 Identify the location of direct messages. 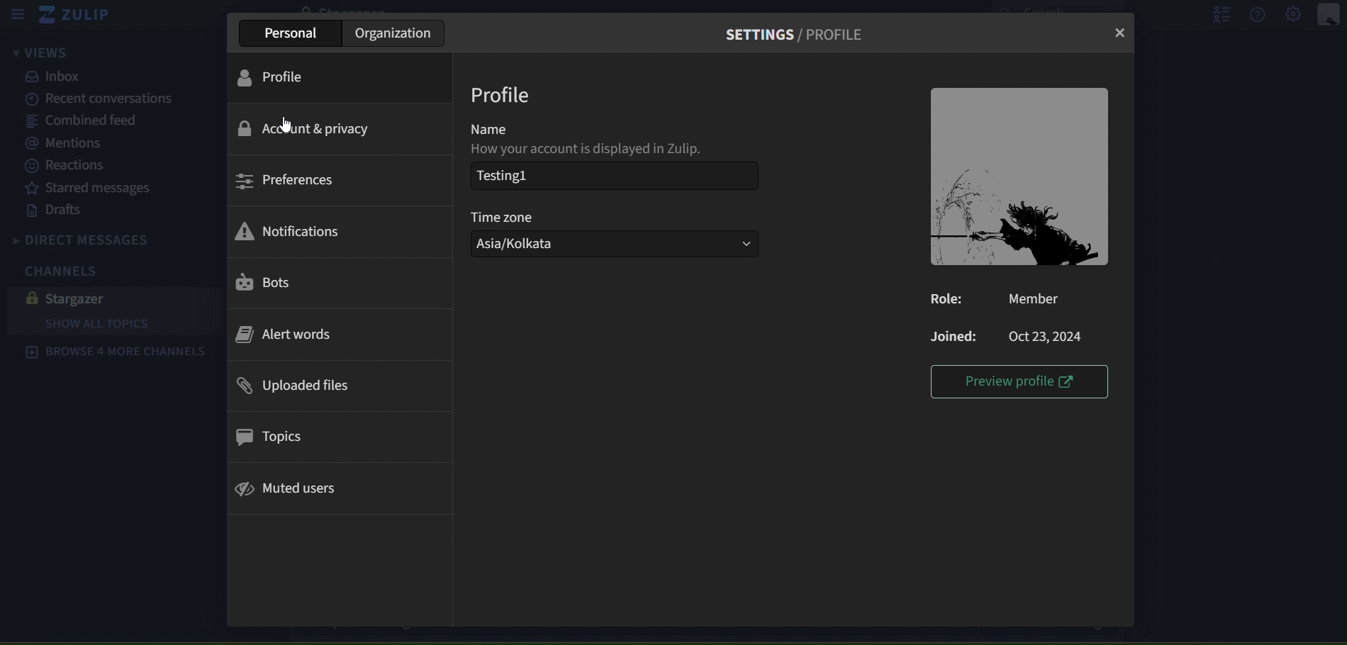
(111, 237).